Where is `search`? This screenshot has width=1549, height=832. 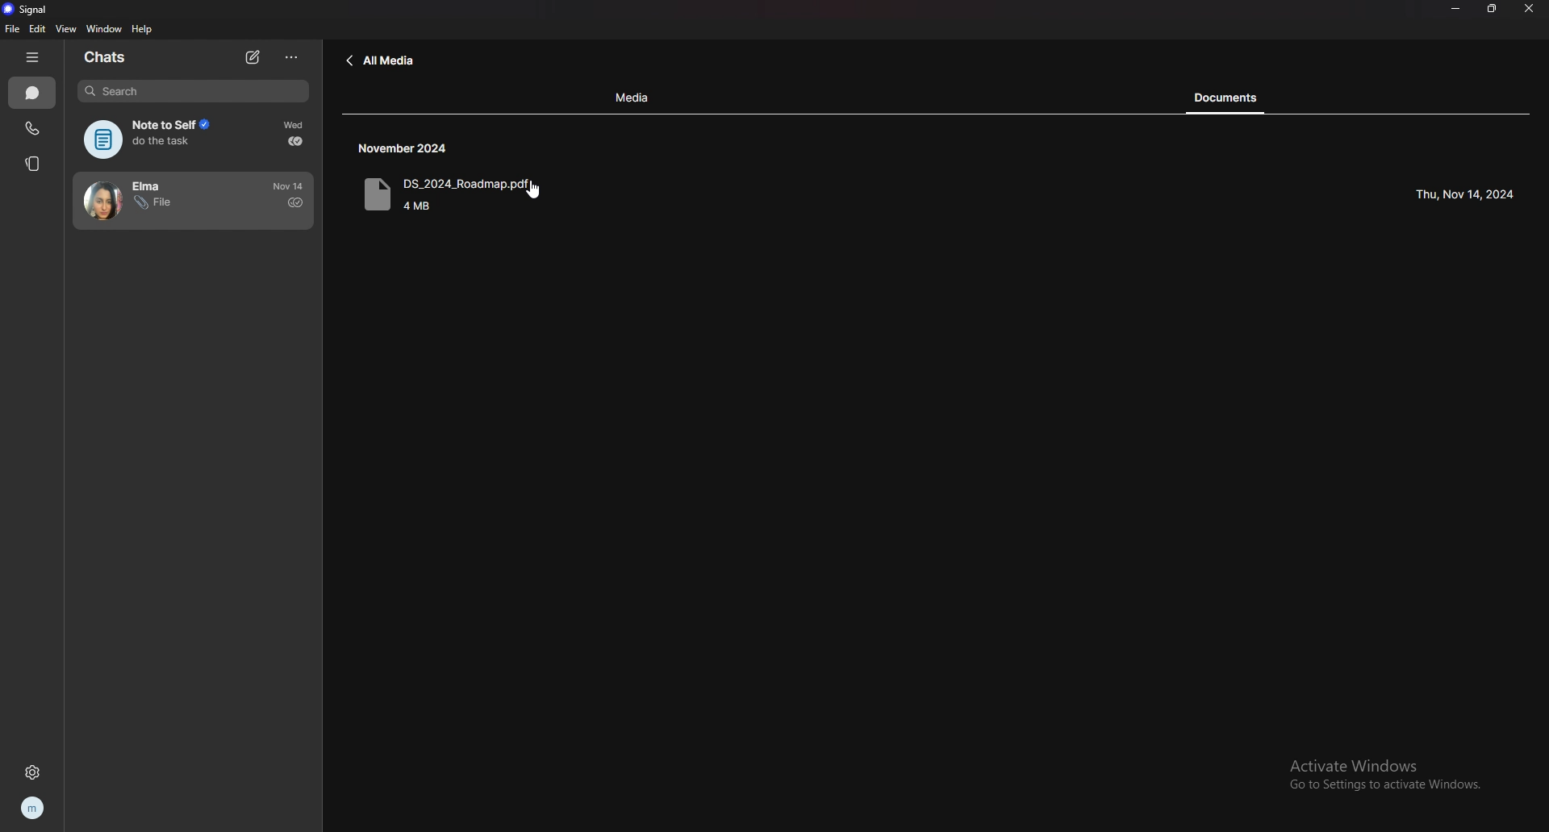 search is located at coordinates (194, 91).